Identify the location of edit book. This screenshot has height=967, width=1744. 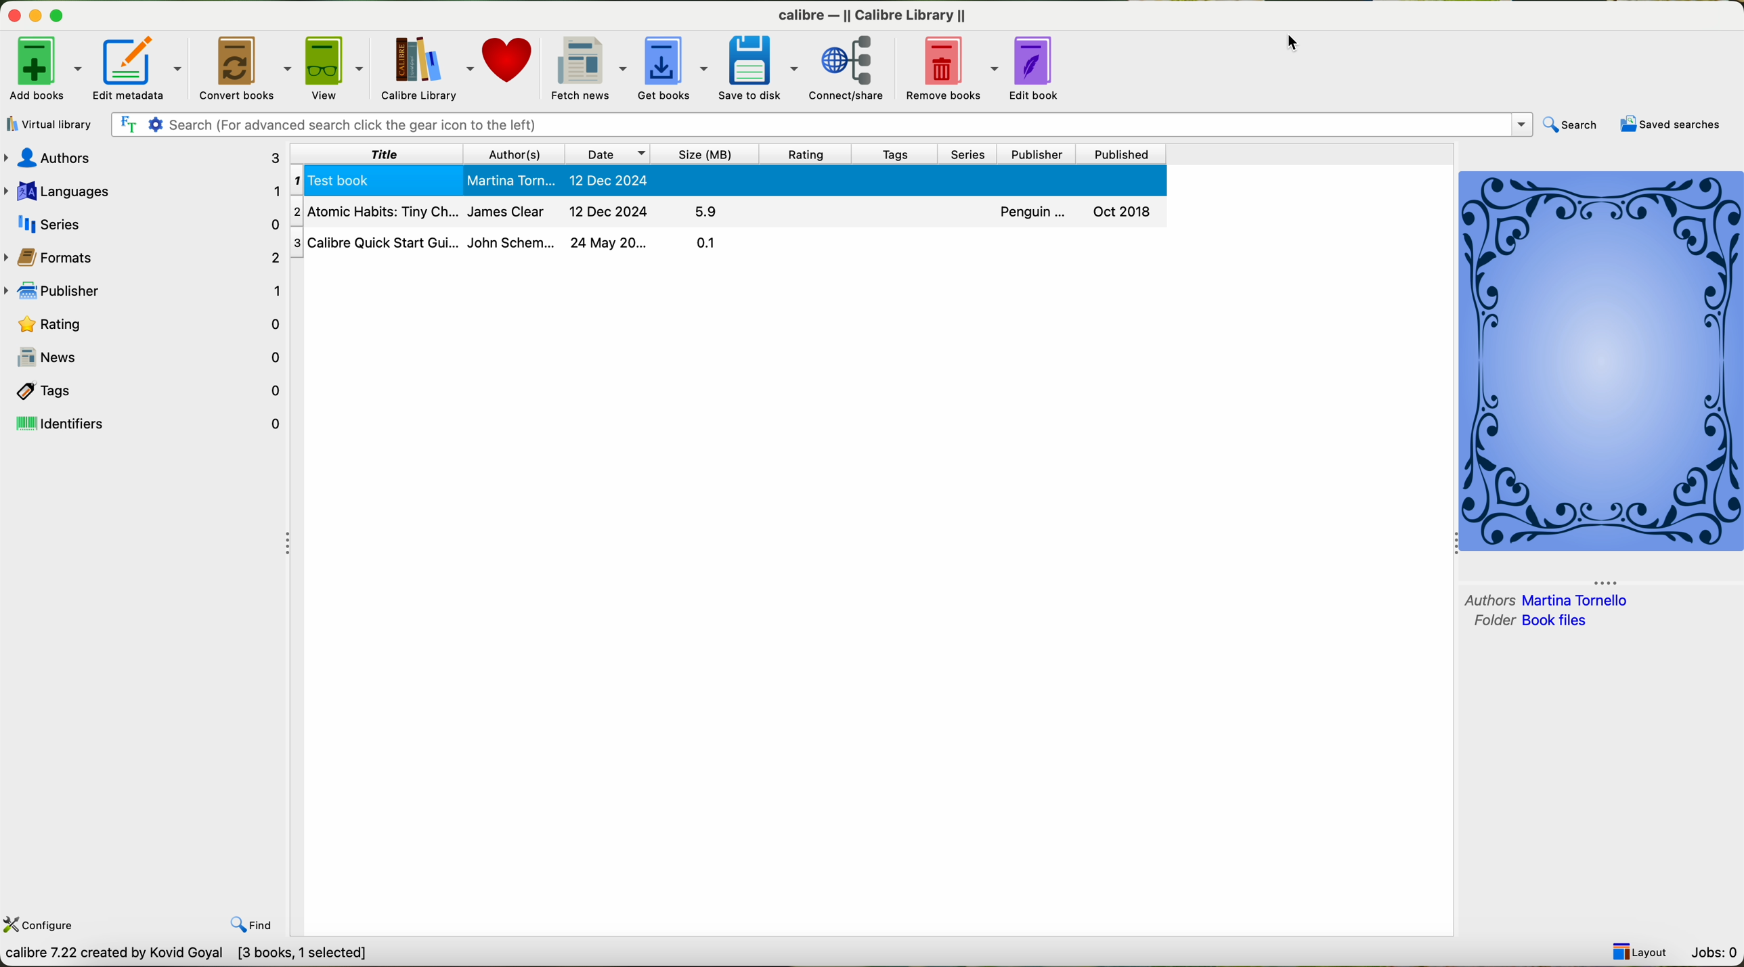
(1038, 69).